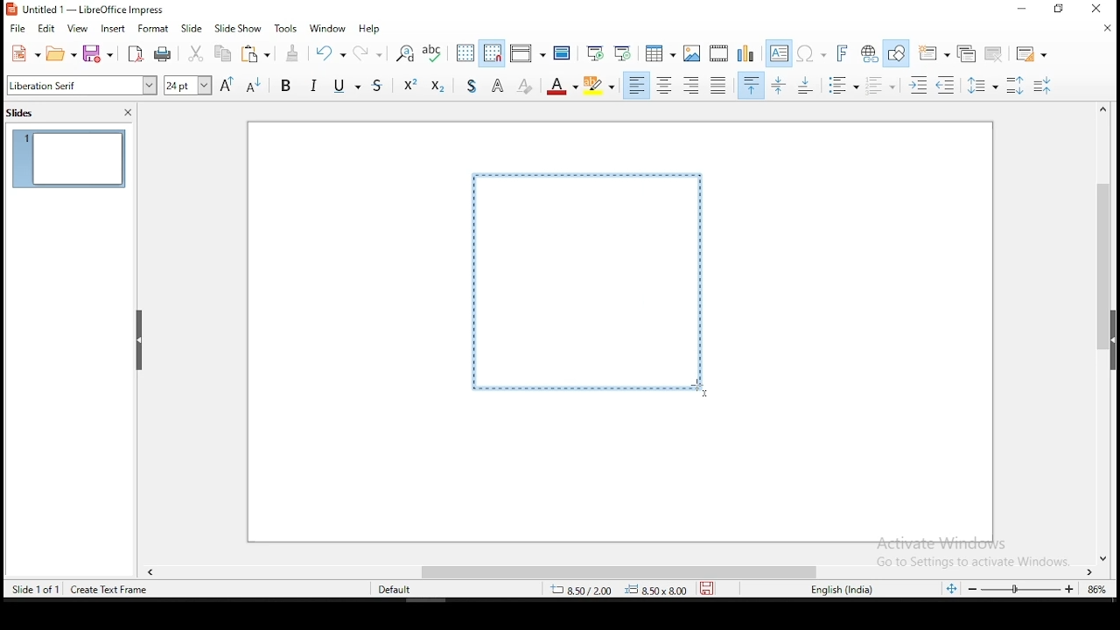 This screenshot has width=1120, height=630. I want to click on english (india), so click(839, 589).